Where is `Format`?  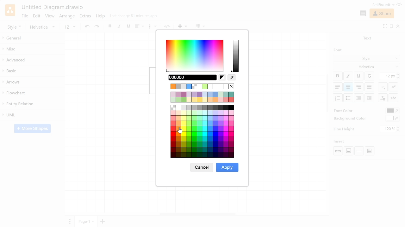
Format is located at coordinates (391, 27).